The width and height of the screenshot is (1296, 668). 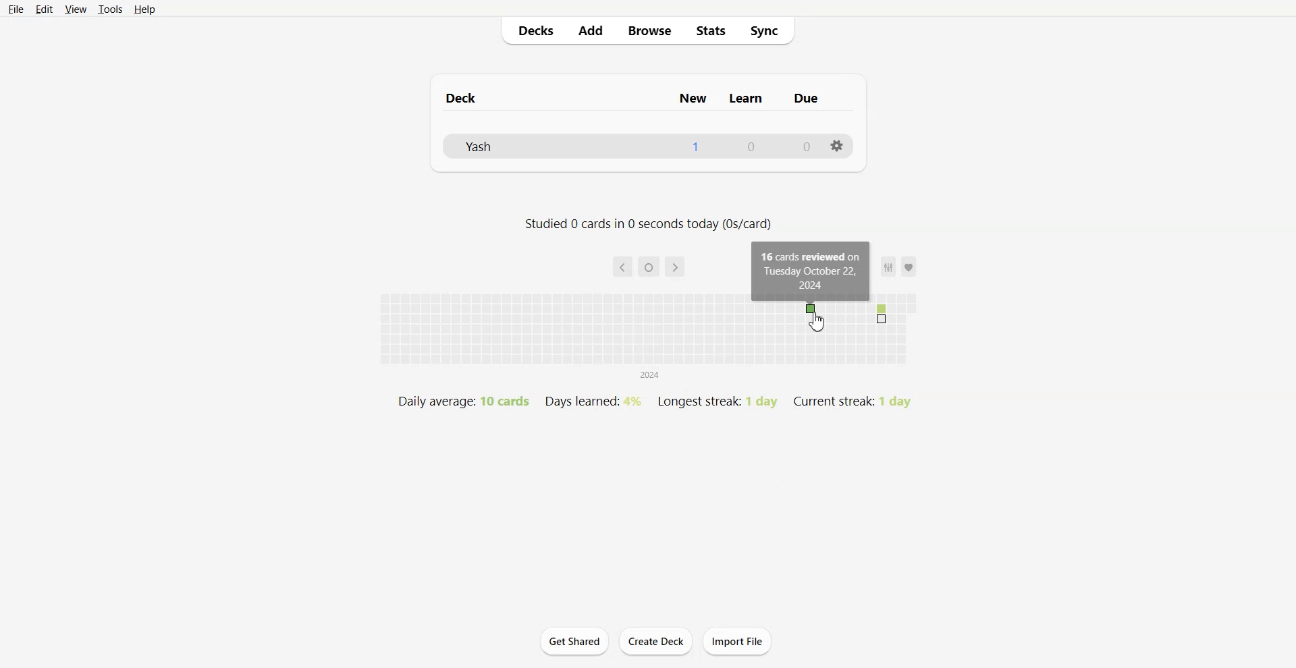 I want to click on Browse, so click(x=650, y=31).